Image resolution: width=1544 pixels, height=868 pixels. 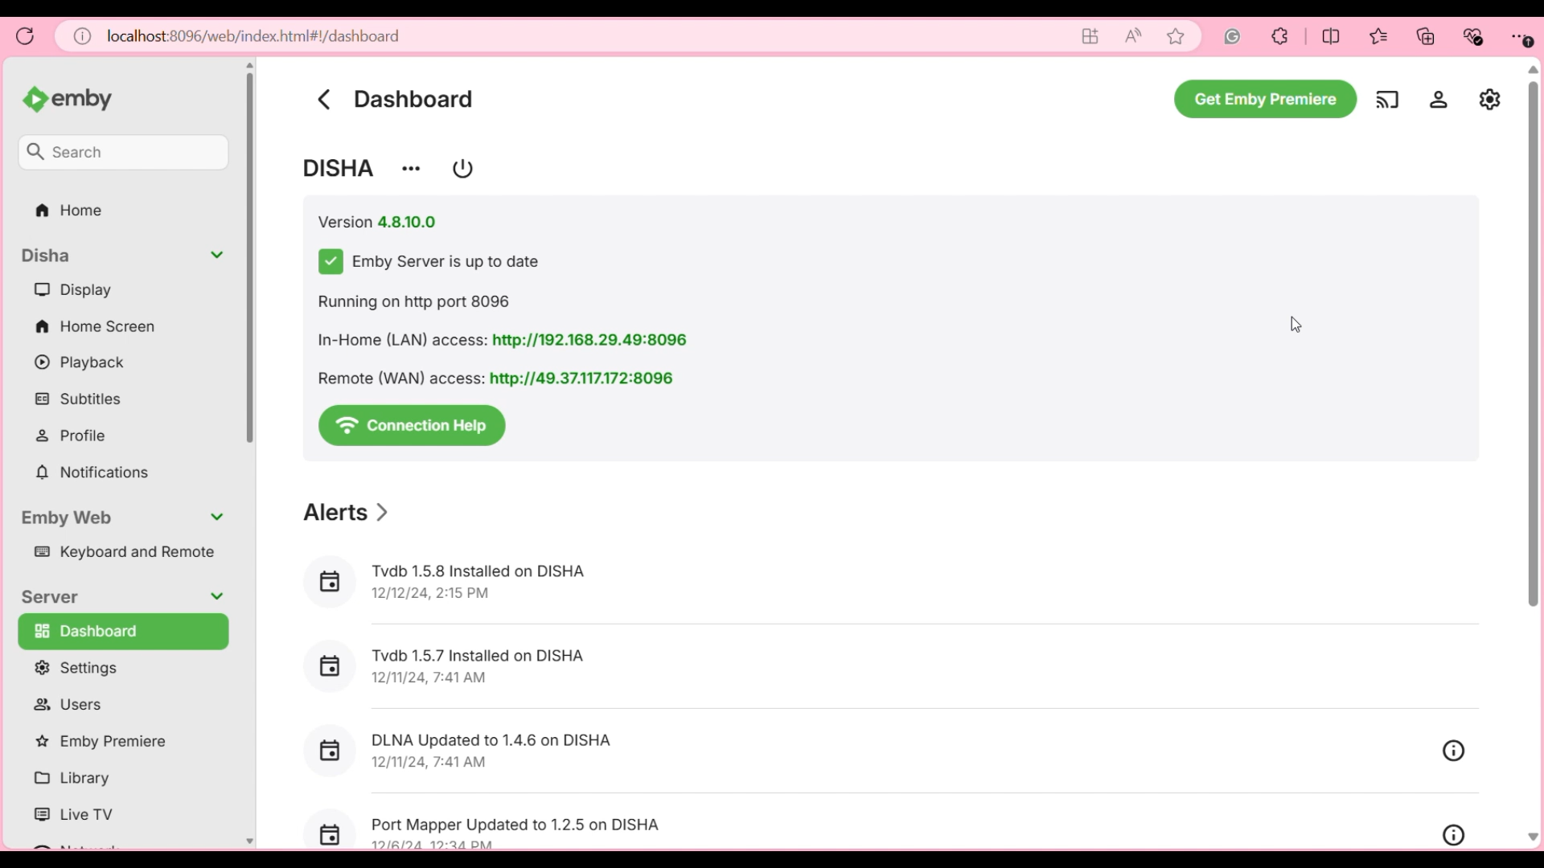 I want to click on Cursor, so click(x=1290, y=332).